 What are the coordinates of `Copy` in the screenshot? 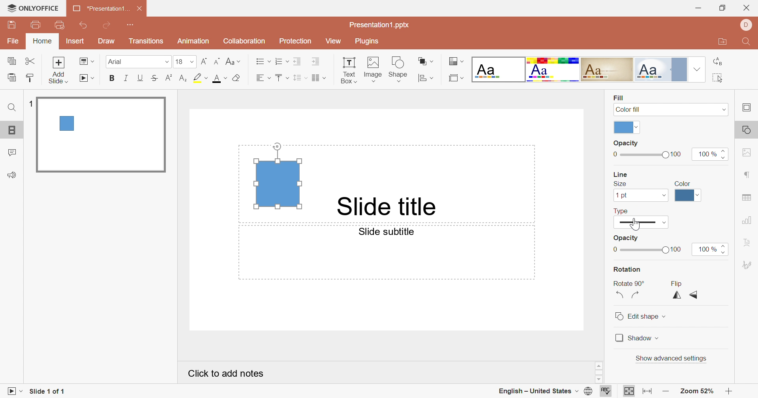 It's located at (12, 62).